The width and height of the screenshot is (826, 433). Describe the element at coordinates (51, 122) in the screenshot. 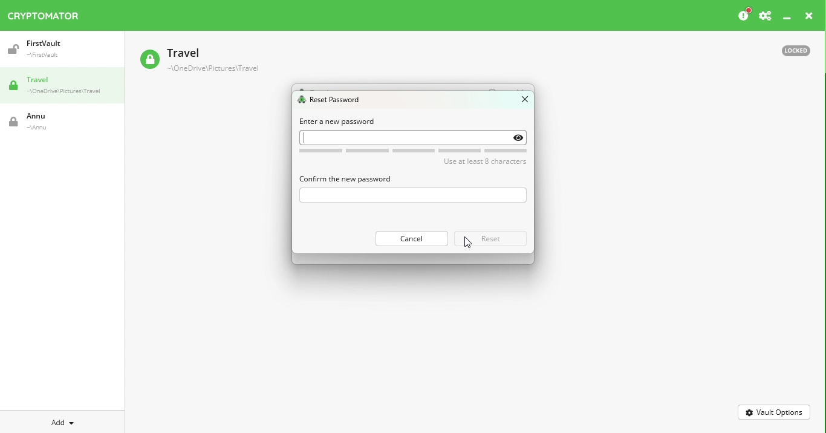

I see `Vault` at that location.